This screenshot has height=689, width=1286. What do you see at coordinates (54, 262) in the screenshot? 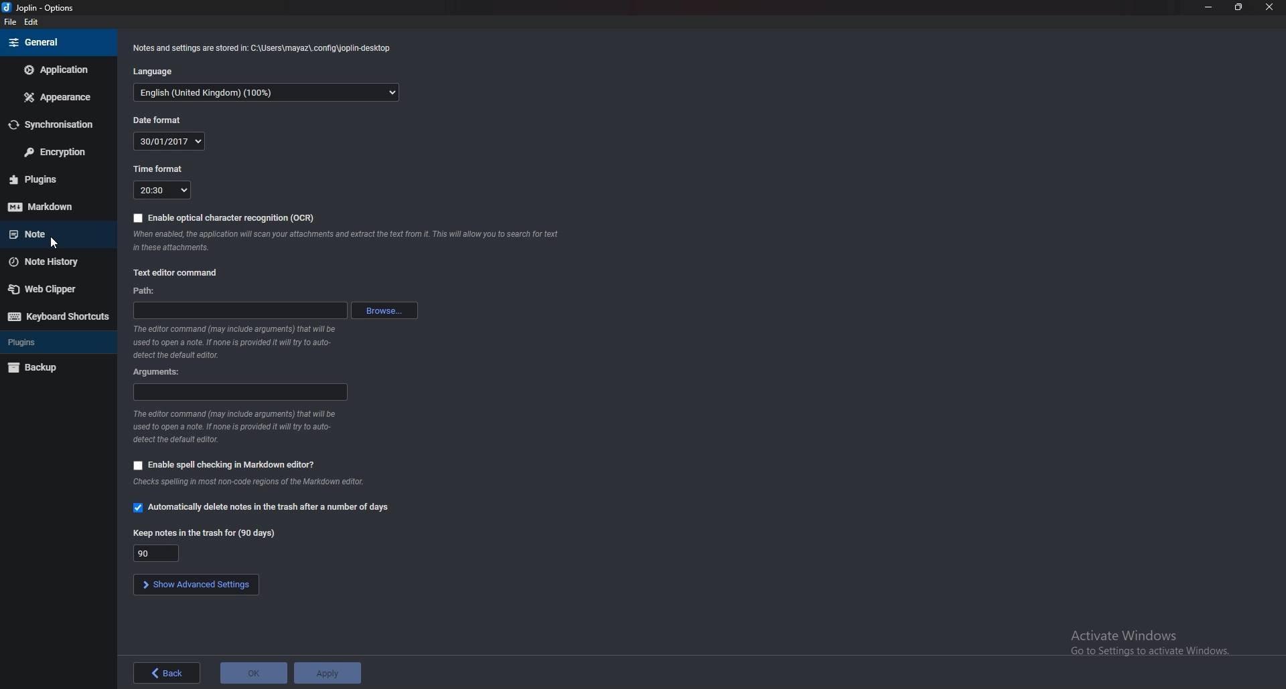
I see `Note history` at bounding box center [54, 262].